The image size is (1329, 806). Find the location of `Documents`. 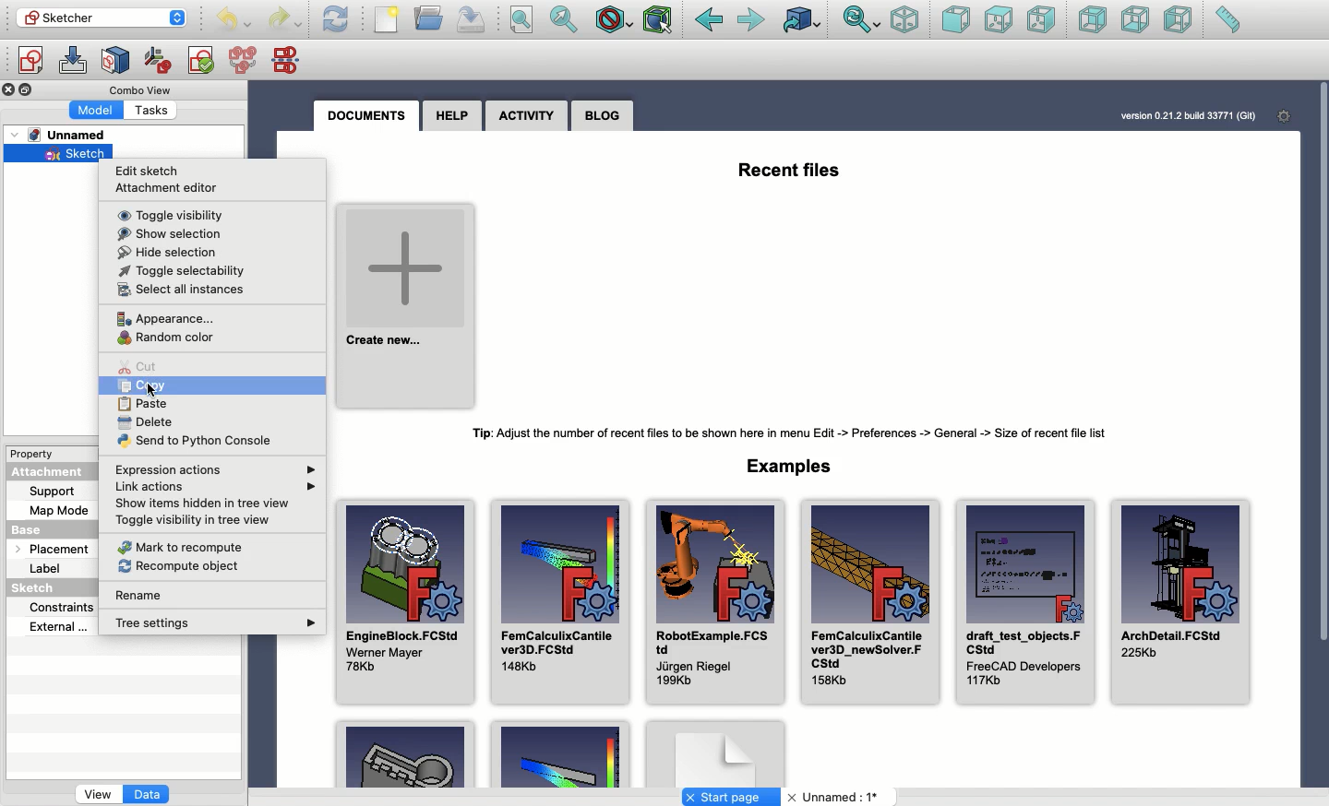

Documents is located at coordinates (372, 116).